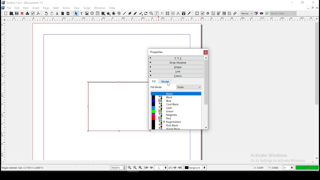 The height and width of the screenshot is (180, 320). What do you see at coordinates (176, 108) in the screenshot?
I see `cyan` at bounding box center [176, 108].